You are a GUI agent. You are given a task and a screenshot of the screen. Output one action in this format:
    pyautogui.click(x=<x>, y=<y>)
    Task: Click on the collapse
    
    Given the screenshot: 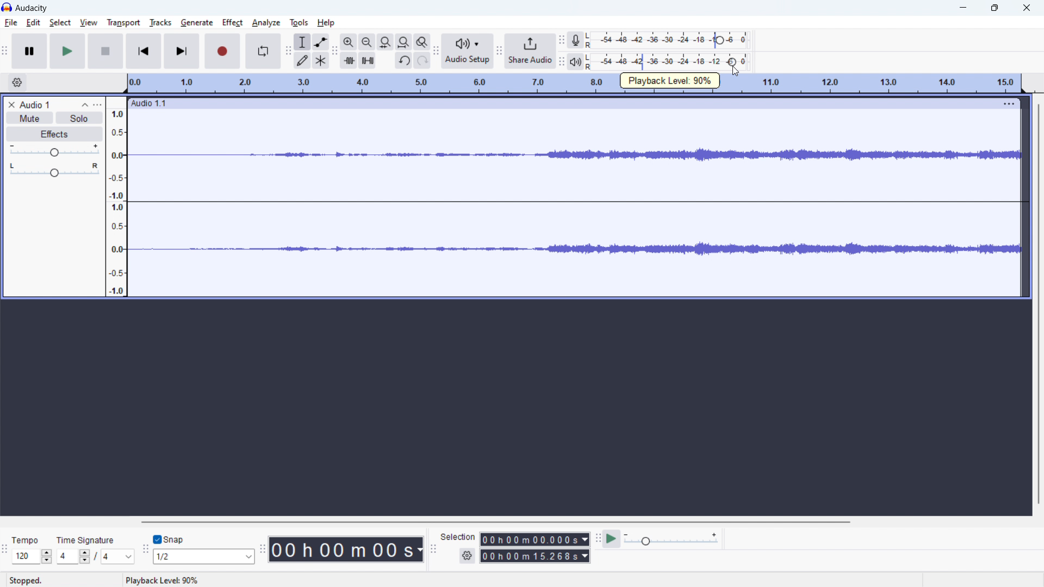 What is the action you would take?
    pyautogui.click(x=84, y=104)
    